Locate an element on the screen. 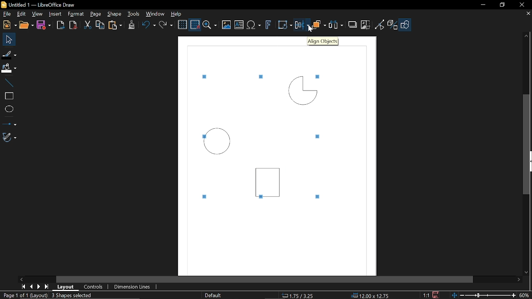  View is located at coordinates (37, 13).